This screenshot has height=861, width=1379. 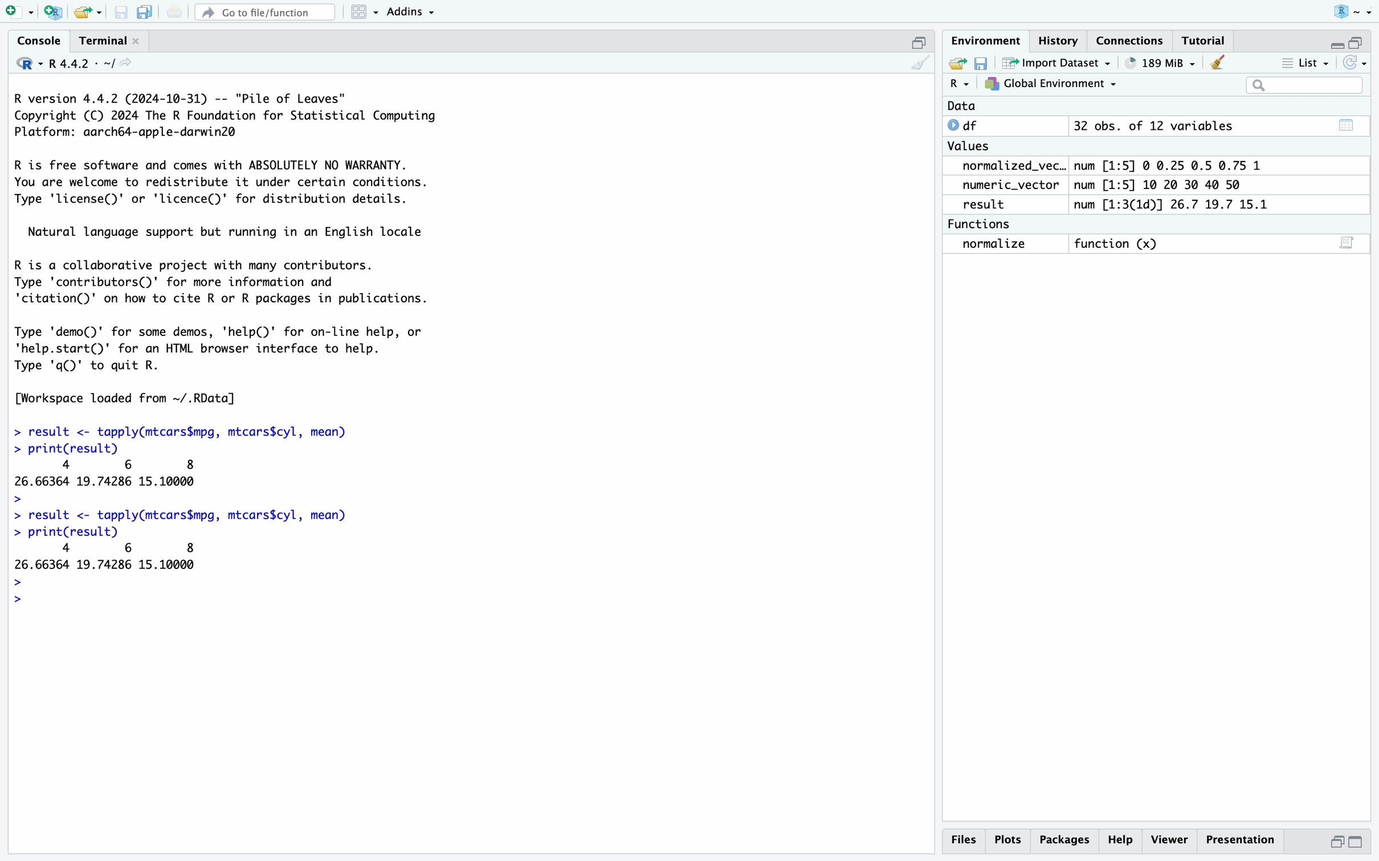 What do you see at coordinates (962, 83) in the screenshot?
I see `R` at bounding box center [962, 83].